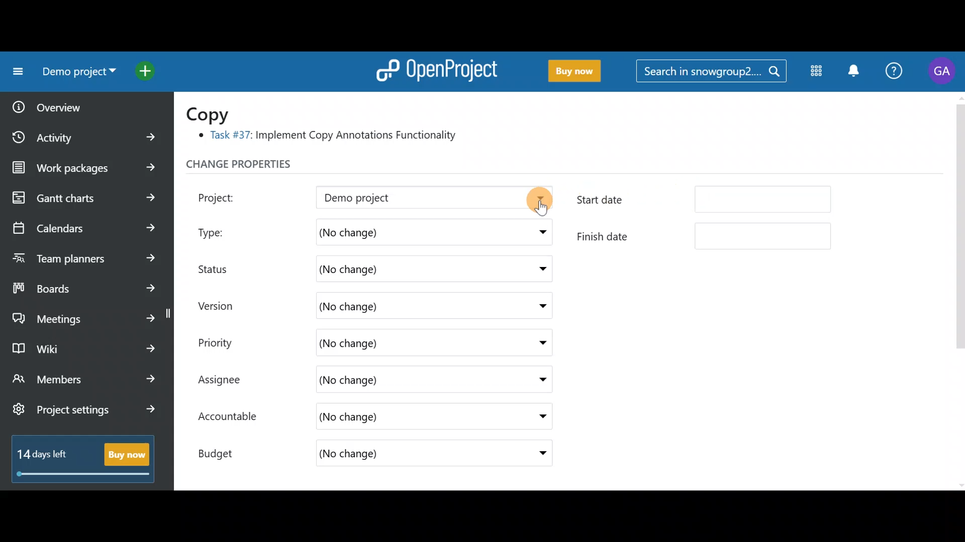 This screenshot has width=965, height=542. What do you see at coordinates (82, 346) in the screenshot?
I see `Wiki` at bounding box center [82, 346].